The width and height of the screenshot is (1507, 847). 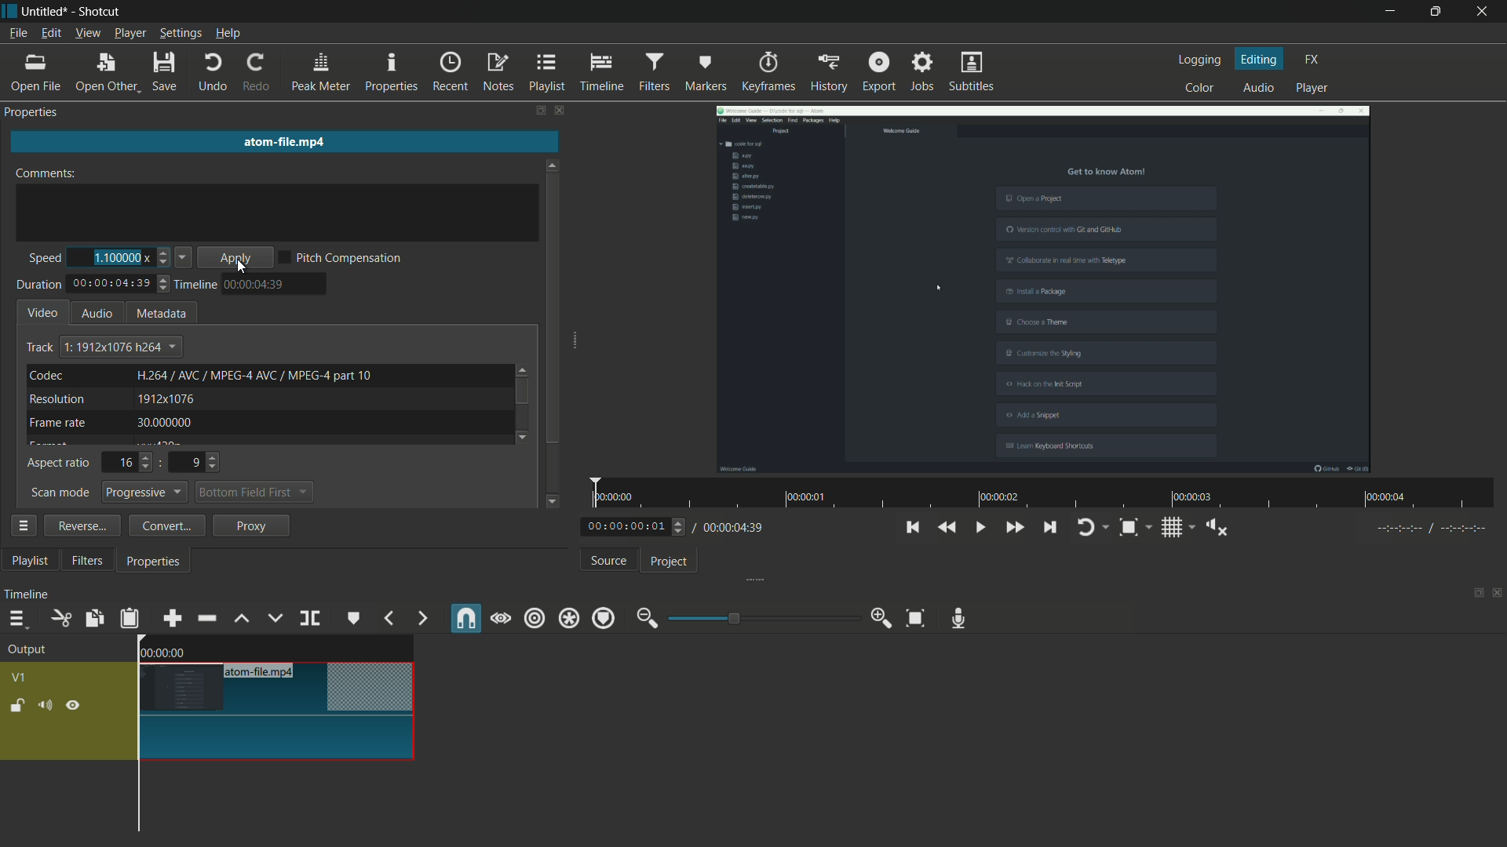 What do you see at coordinates (604, 618) in the screenshot?
I see `ripple markers` at bounding box center [604, 618].